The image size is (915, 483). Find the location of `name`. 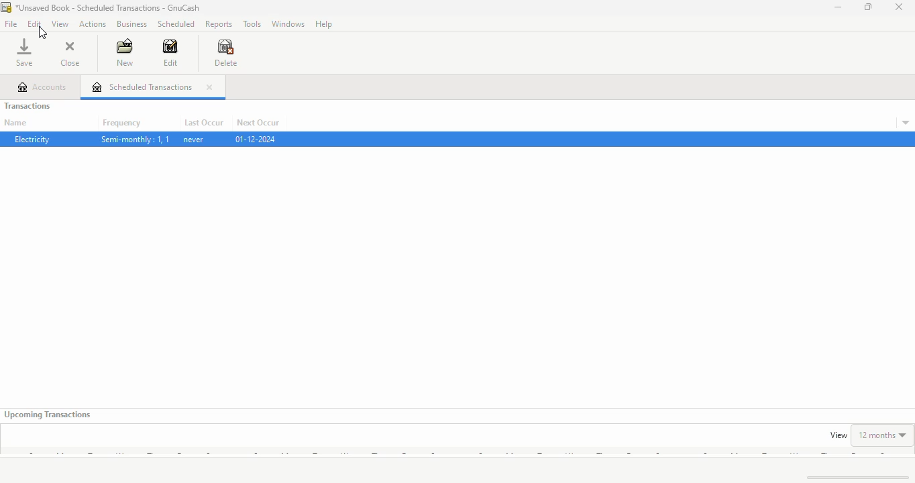

name is located at coordinates (15, 123).